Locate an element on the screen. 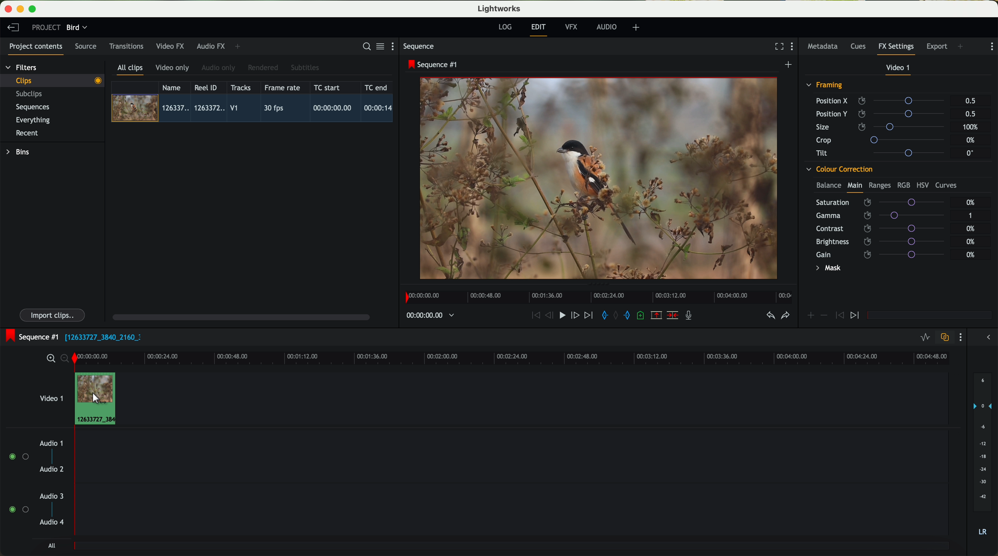  add a cue at the current position is located at coordinates (642, 316).